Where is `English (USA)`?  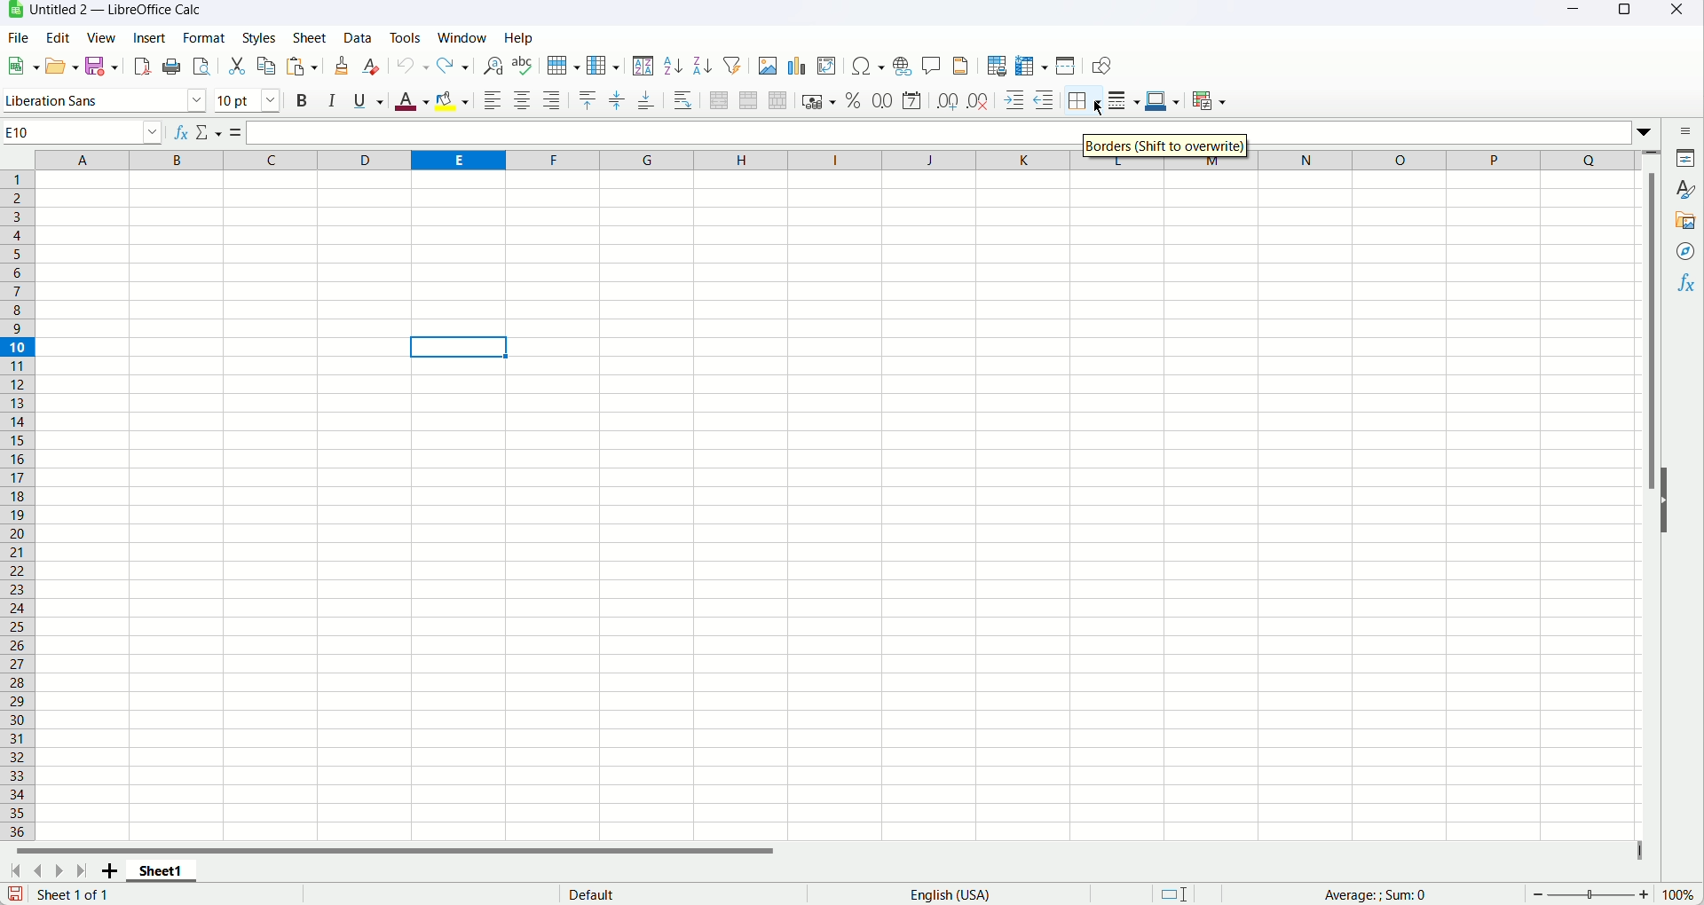 English (USA) is located at coordinates (959, 894).